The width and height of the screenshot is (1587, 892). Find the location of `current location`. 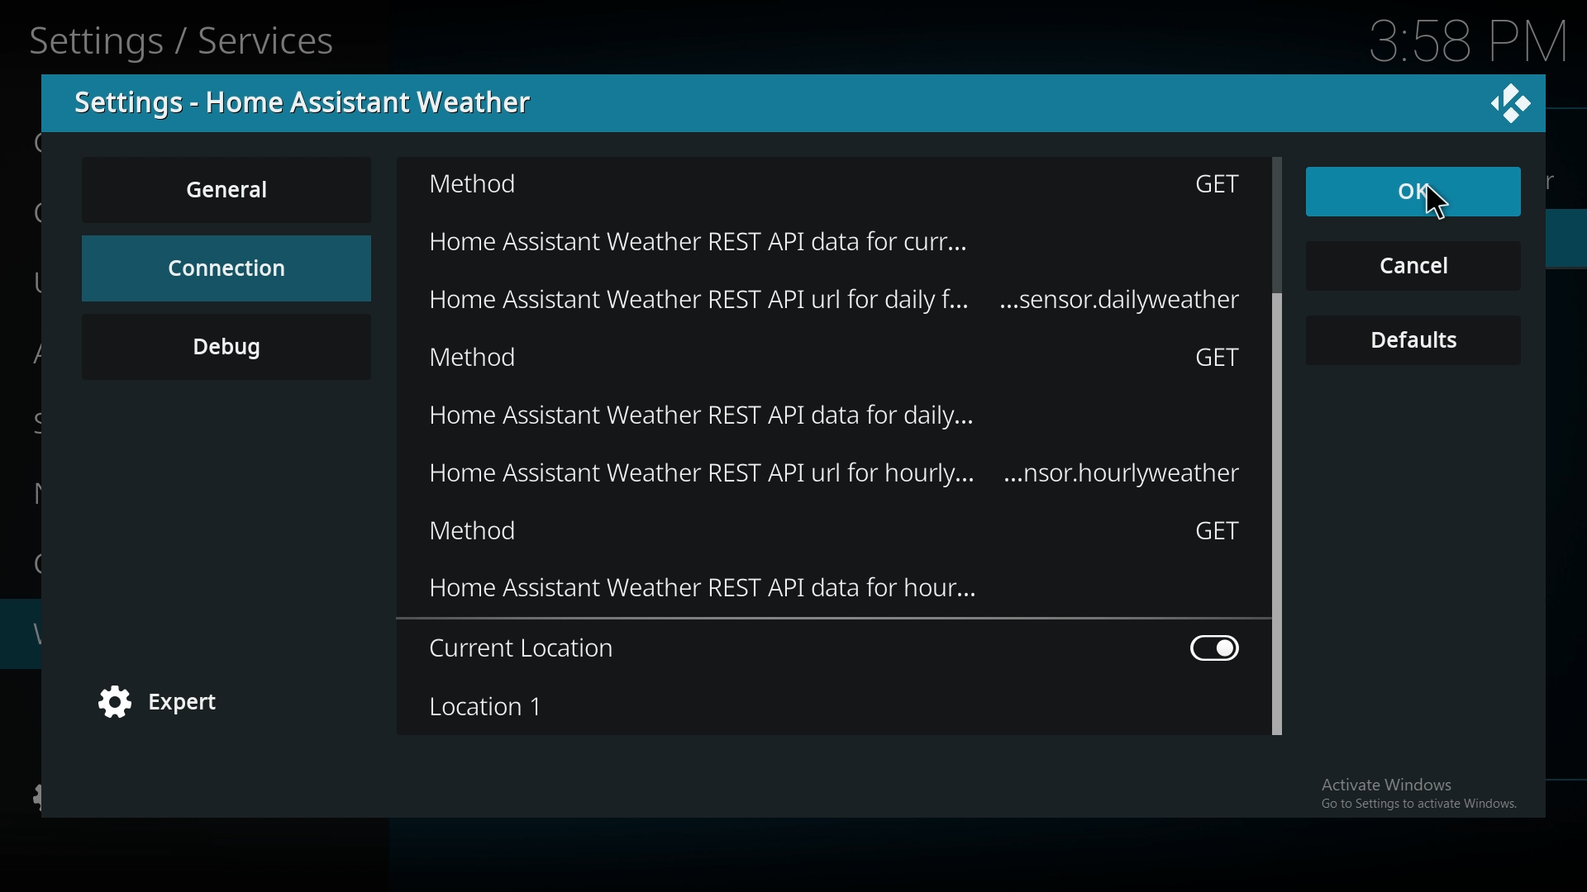

current location is located at coordinates (838, 648).